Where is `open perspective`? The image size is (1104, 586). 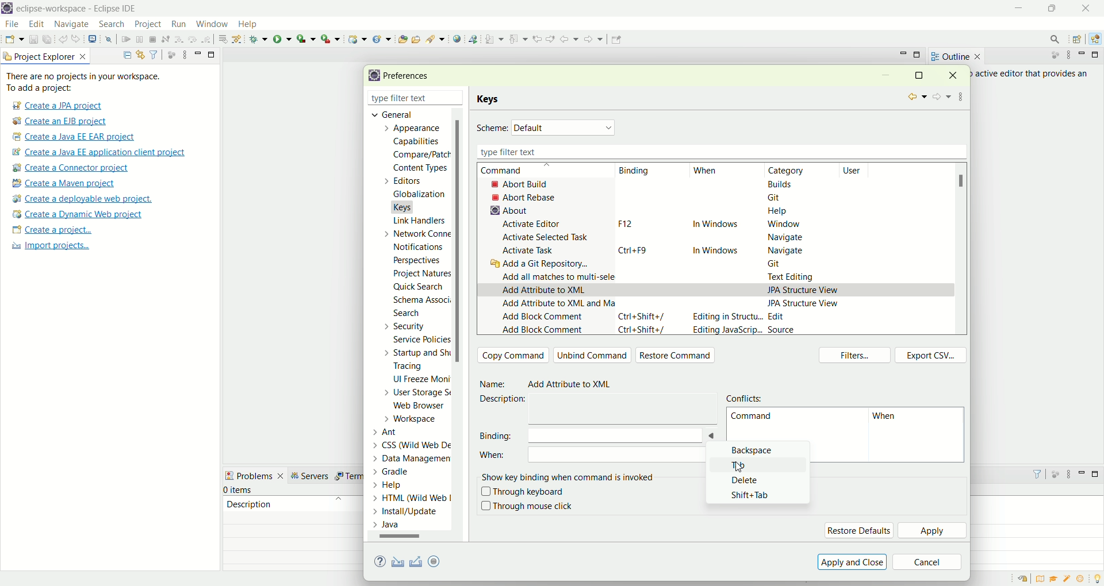
open perspective is located at coordinates (1079, 40).